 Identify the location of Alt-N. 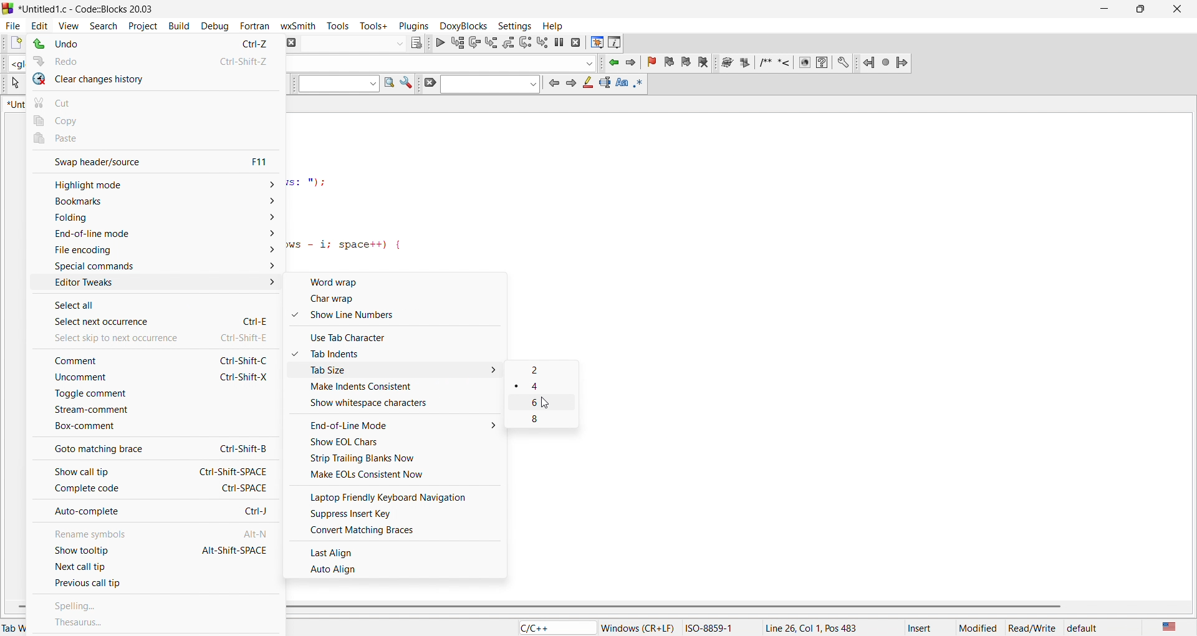
(256, 533).